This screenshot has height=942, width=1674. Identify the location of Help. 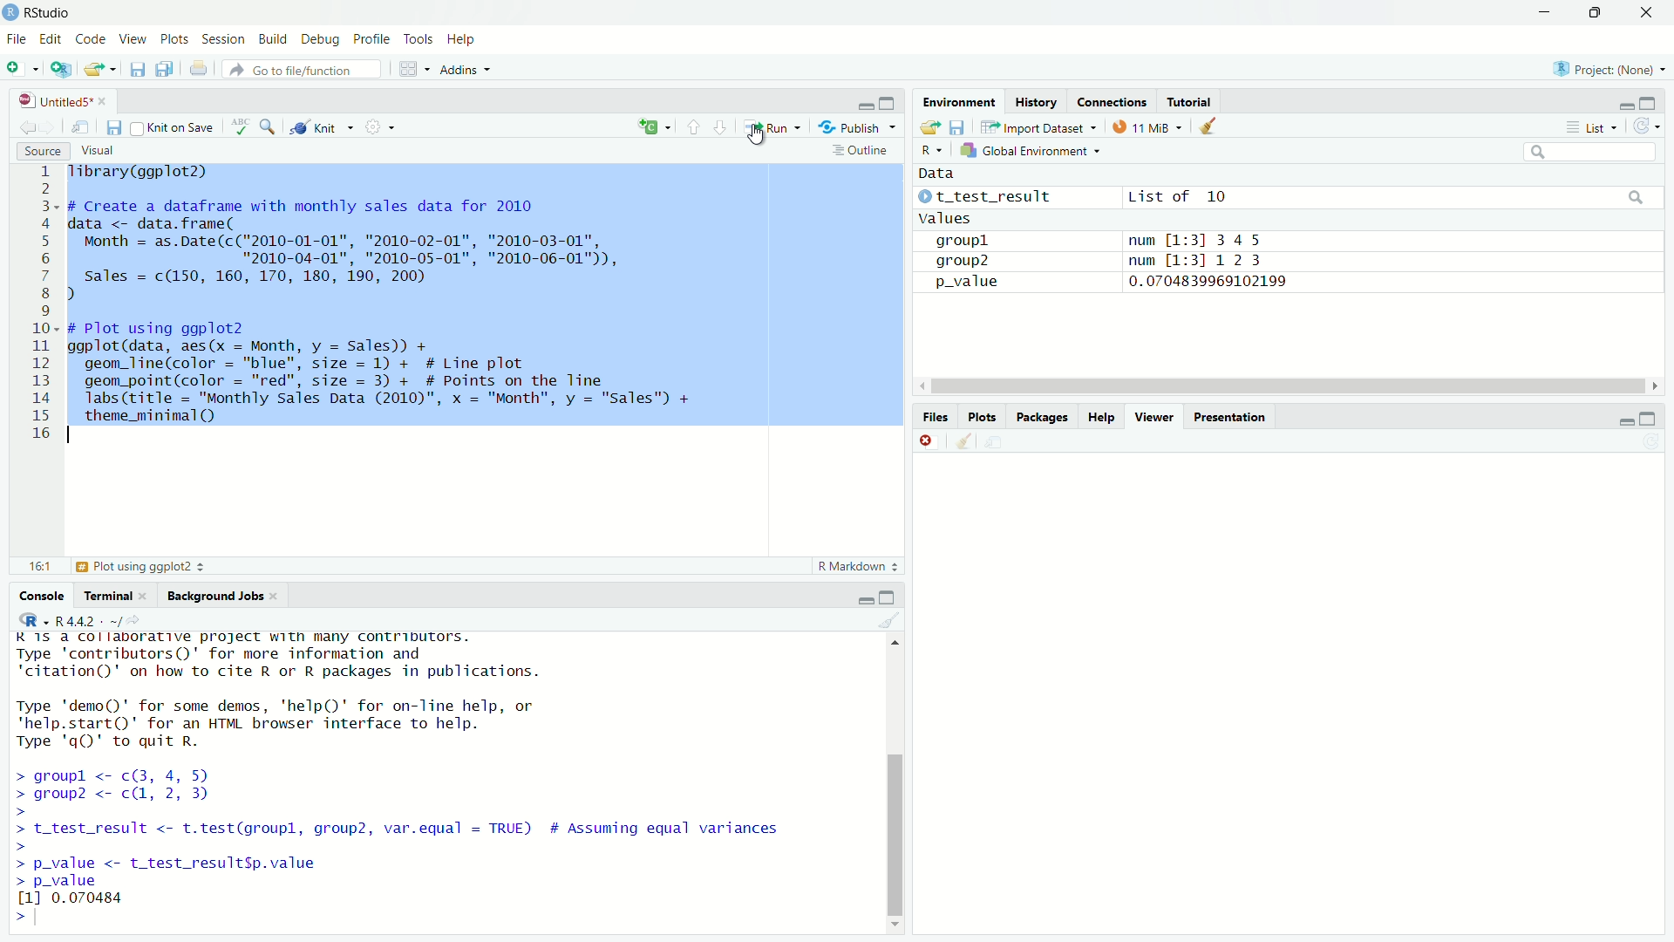
(1100, 416).